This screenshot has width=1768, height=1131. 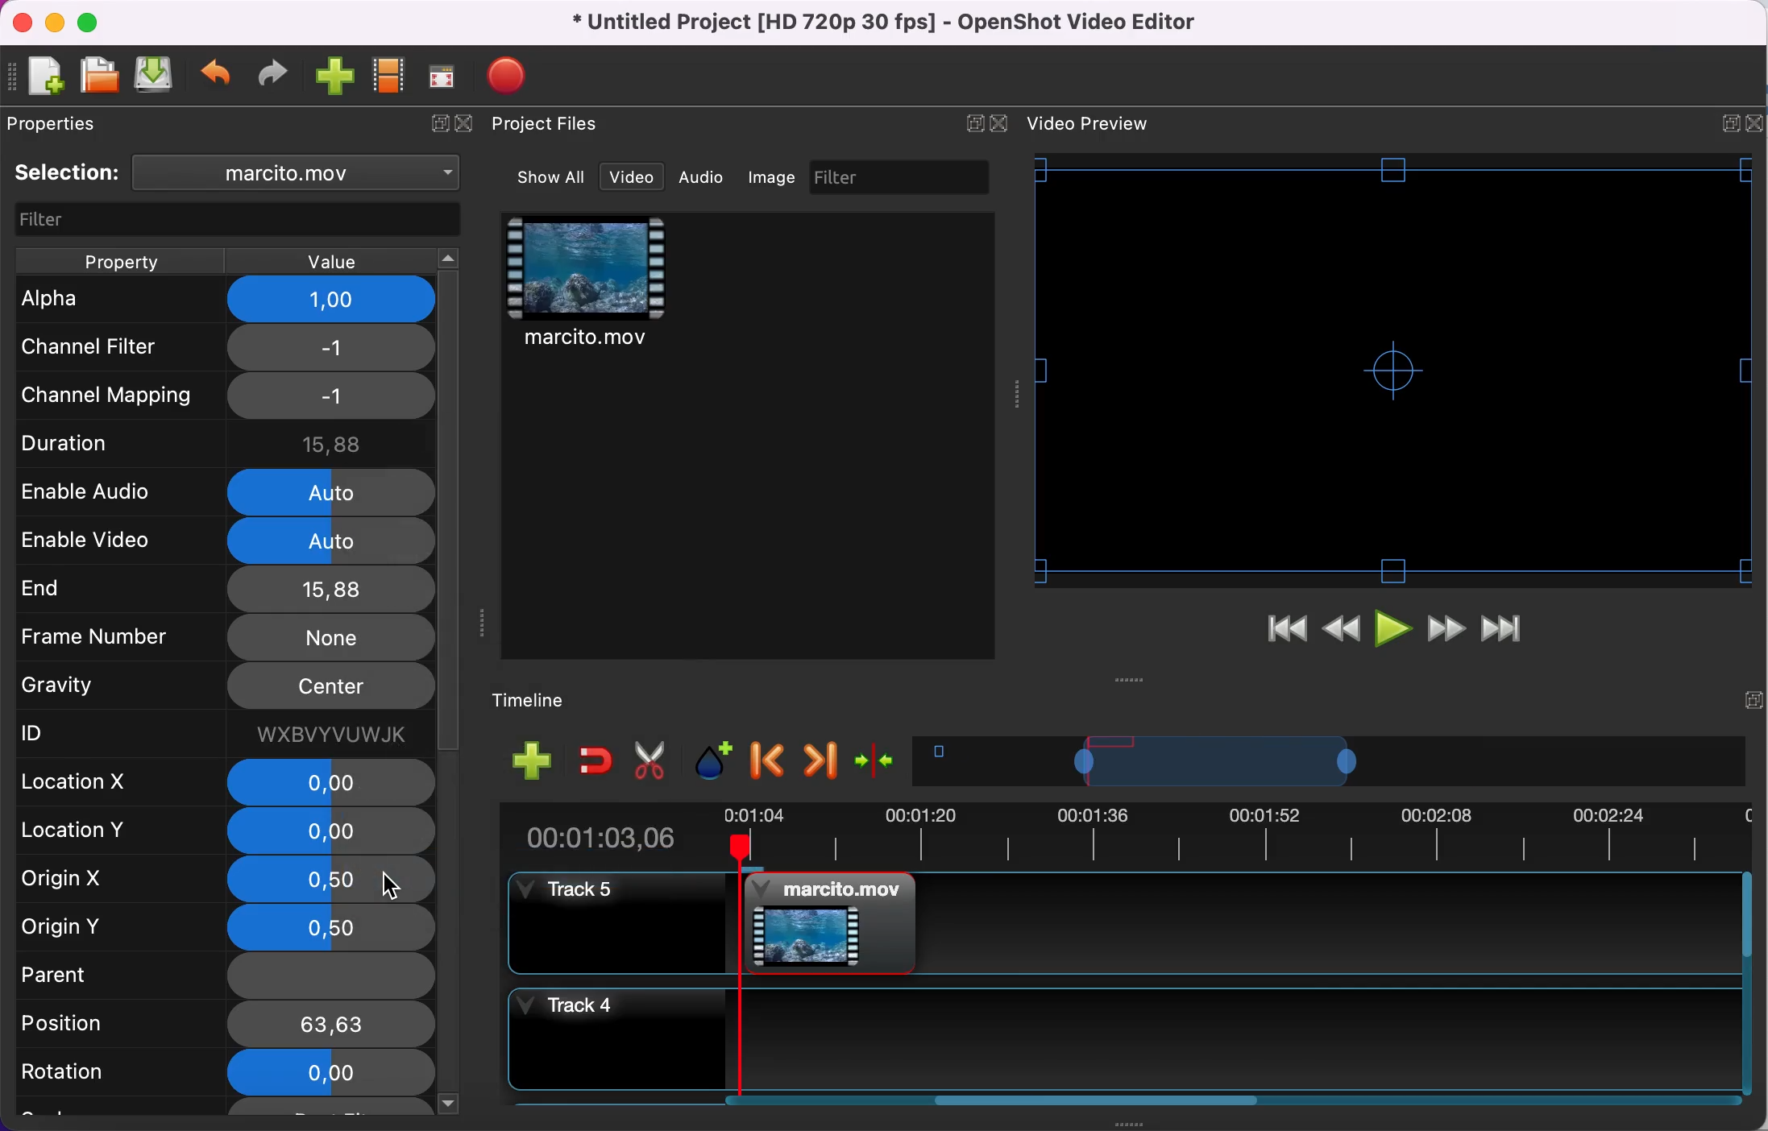 I want to click on cut, so click(x=651, y=761).